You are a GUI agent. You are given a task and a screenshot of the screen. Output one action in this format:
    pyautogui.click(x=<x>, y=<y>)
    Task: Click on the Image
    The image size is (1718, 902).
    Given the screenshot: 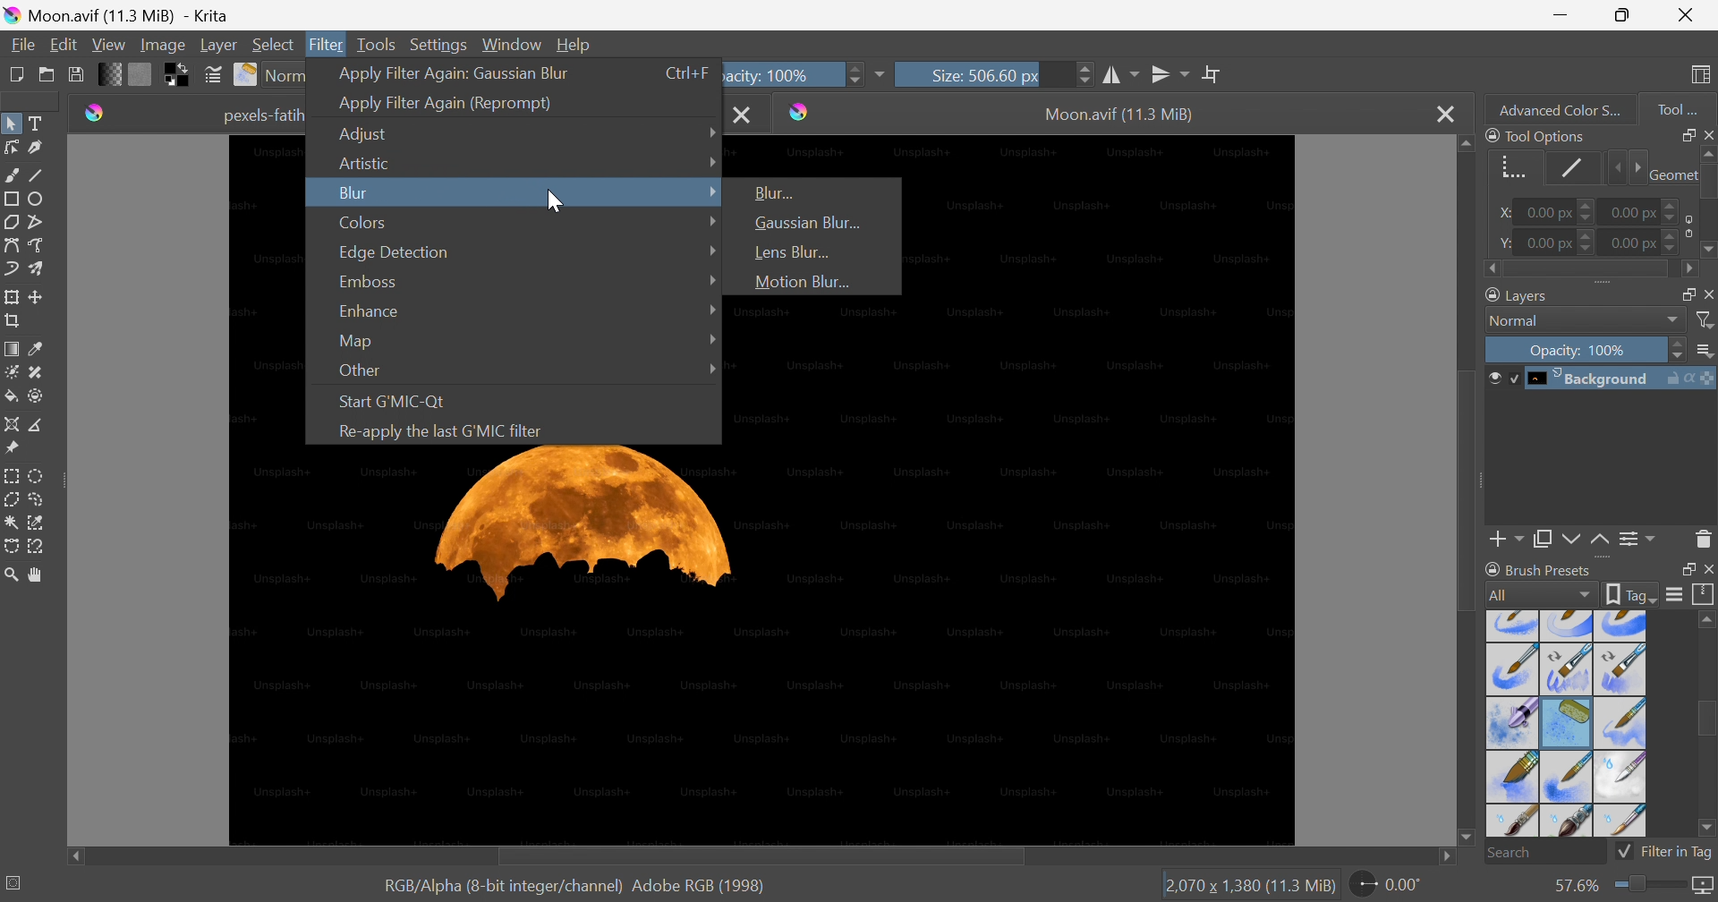 What is the action you would take?
    pyautogui.click(x=161, y=46)
    